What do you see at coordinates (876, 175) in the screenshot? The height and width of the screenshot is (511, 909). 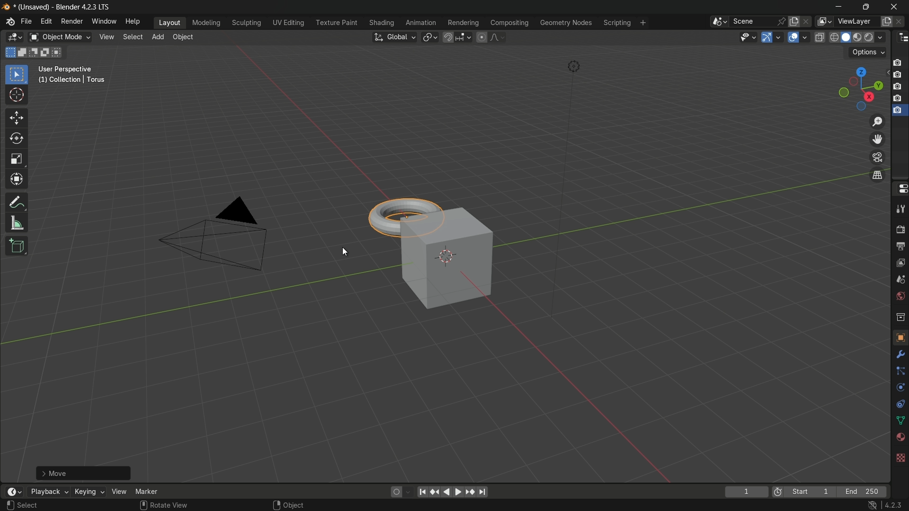 I see `switch the current view` at bounding box center [876, 175].